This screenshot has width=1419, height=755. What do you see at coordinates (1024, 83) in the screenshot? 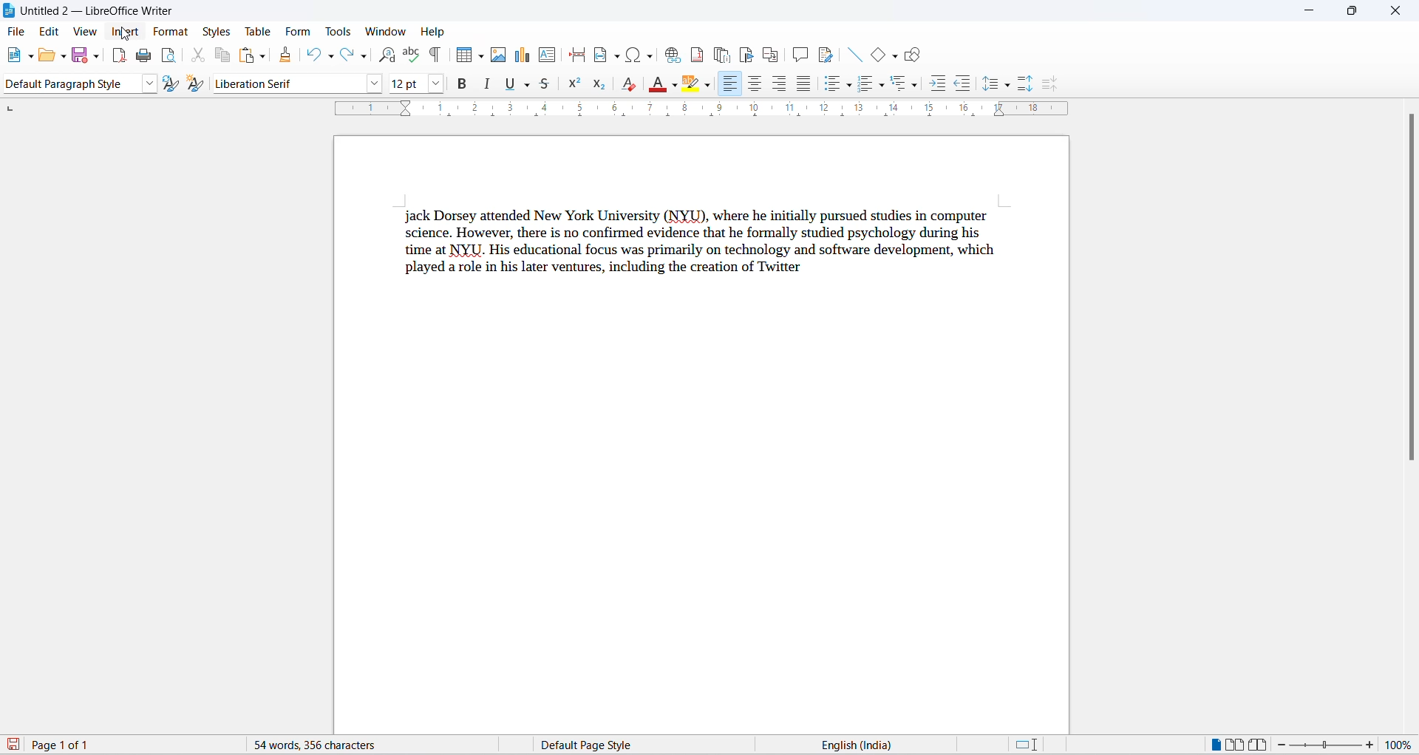
I see `increase paragraph spacing` at bounding box center [1024, 83].